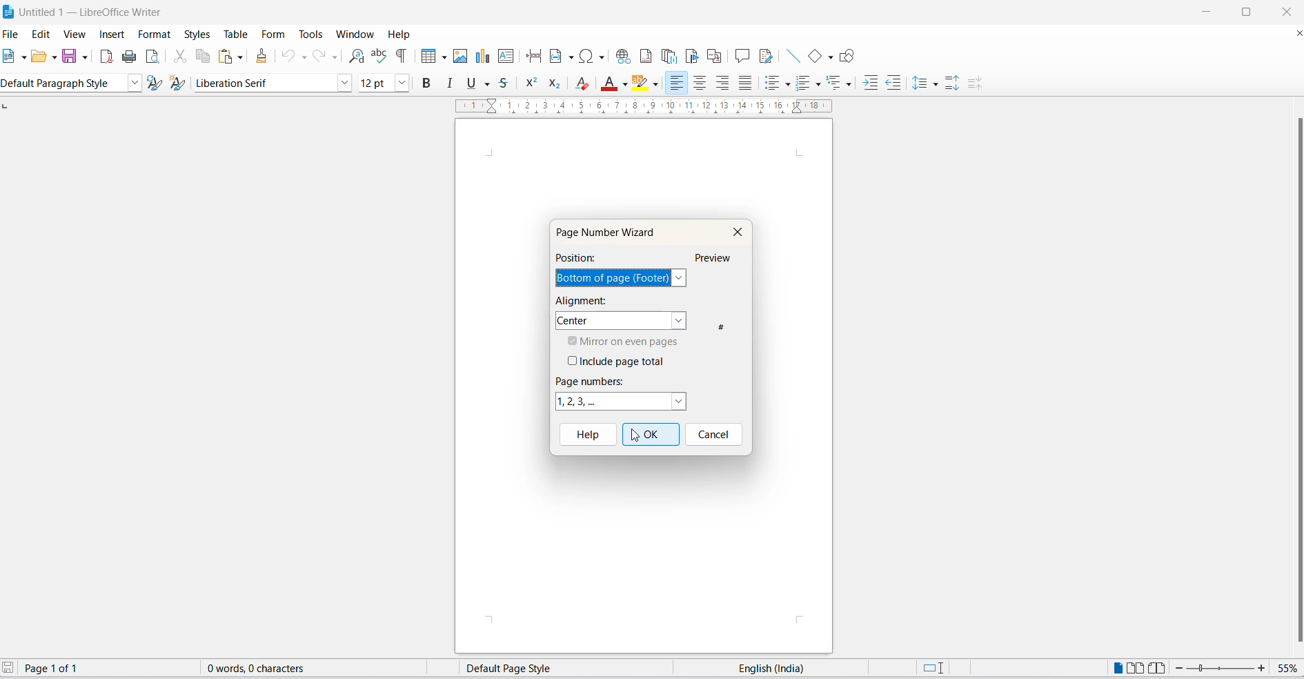  Describe the element at coordinates (691, 56) in the screenshot. I see `insert bookmark` at that location.